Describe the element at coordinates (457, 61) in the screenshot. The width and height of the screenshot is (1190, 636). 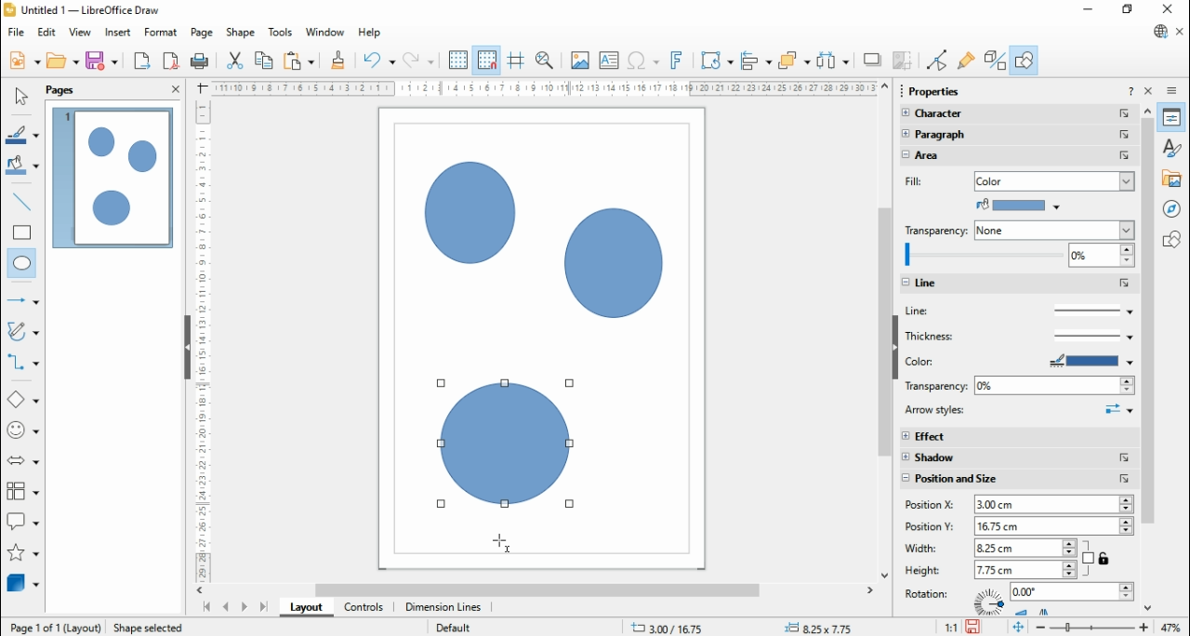
I see `display grid` at that location.